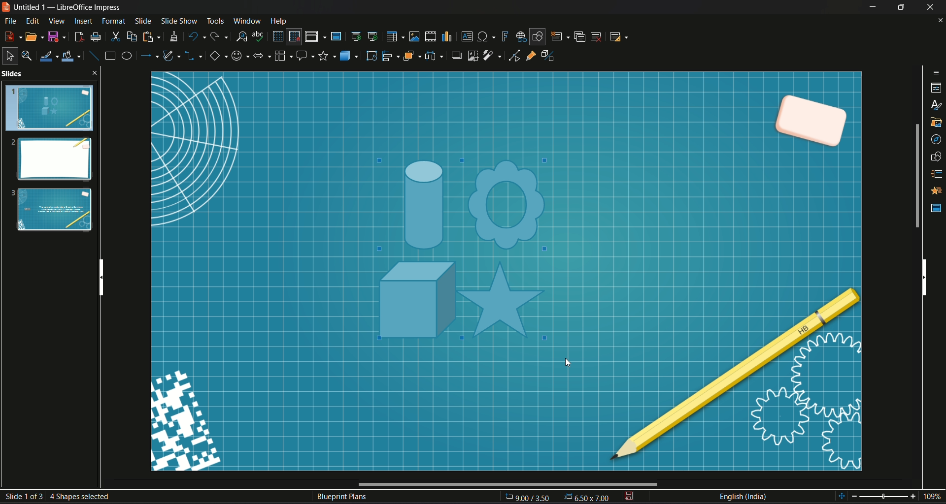 The image size is (946, 504). Describe the element at coordinates (538, 36) in the screenshot. I see `show draw function` at that location.